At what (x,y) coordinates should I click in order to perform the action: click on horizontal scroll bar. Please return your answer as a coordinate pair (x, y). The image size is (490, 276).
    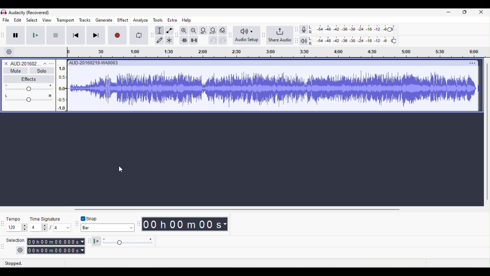
    Looking at the image, I should click on (241, 209).